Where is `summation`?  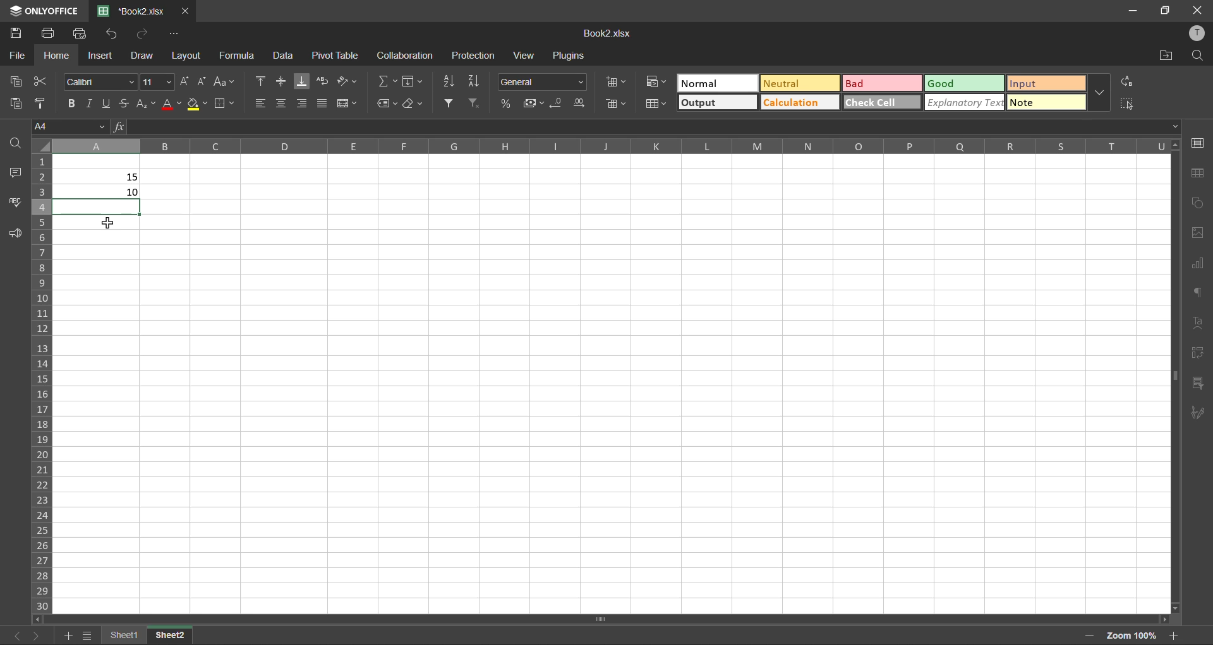
summation is located at coordinates (389, 81).